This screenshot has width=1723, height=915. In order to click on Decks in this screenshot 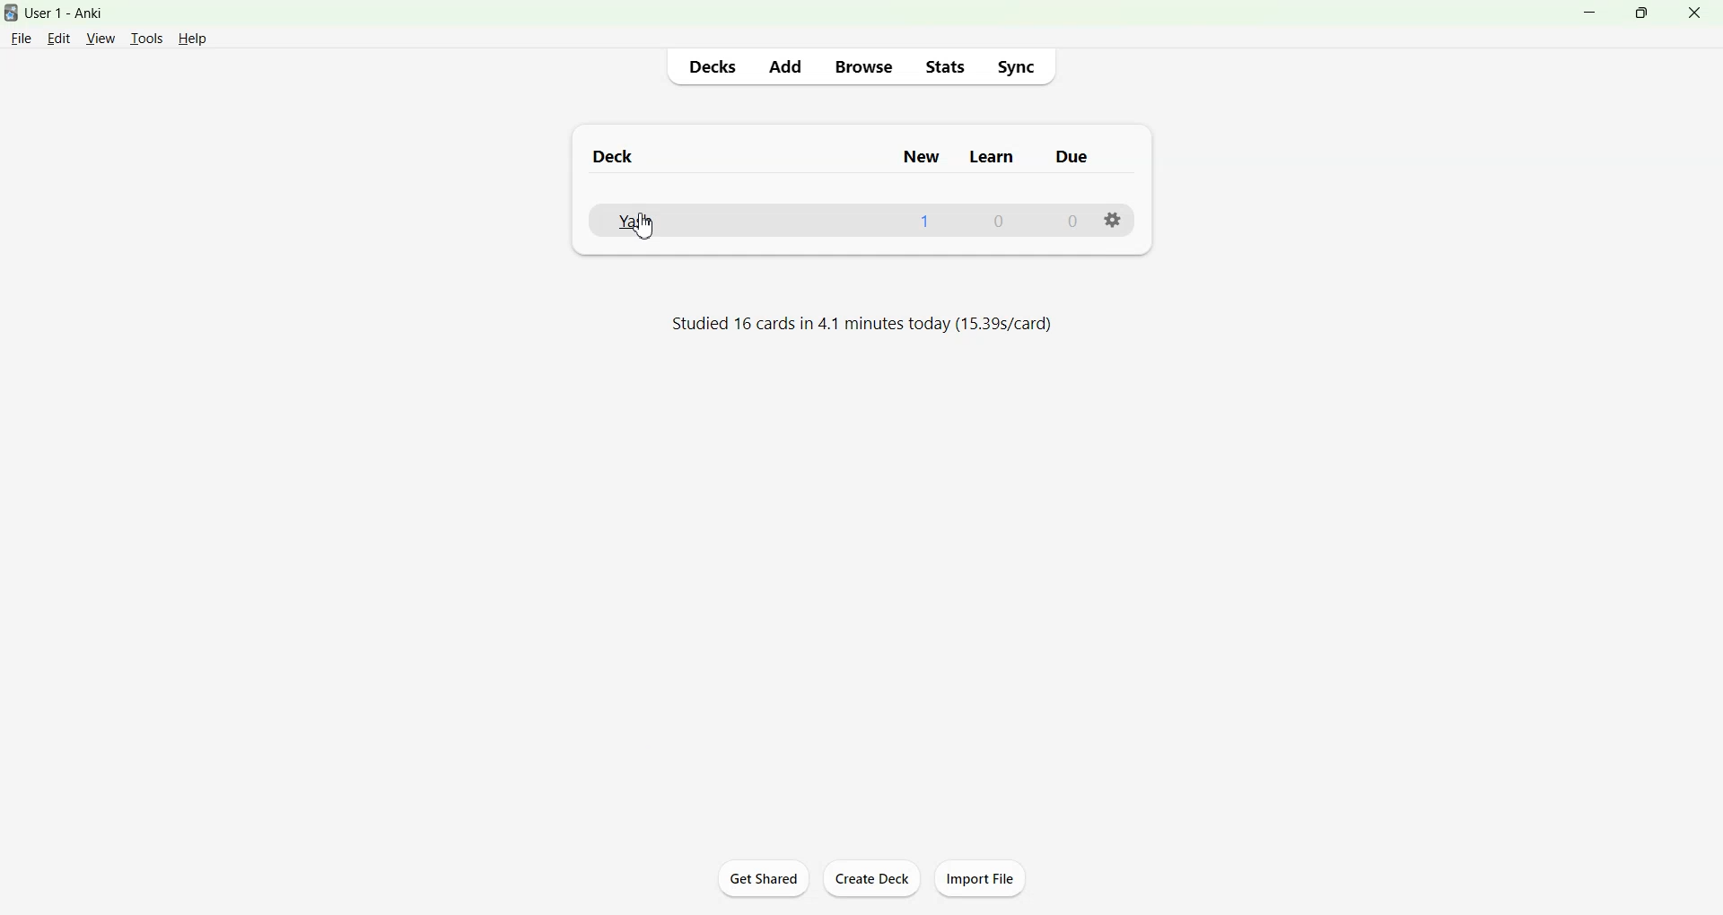, I will do `click(713, 66)`.